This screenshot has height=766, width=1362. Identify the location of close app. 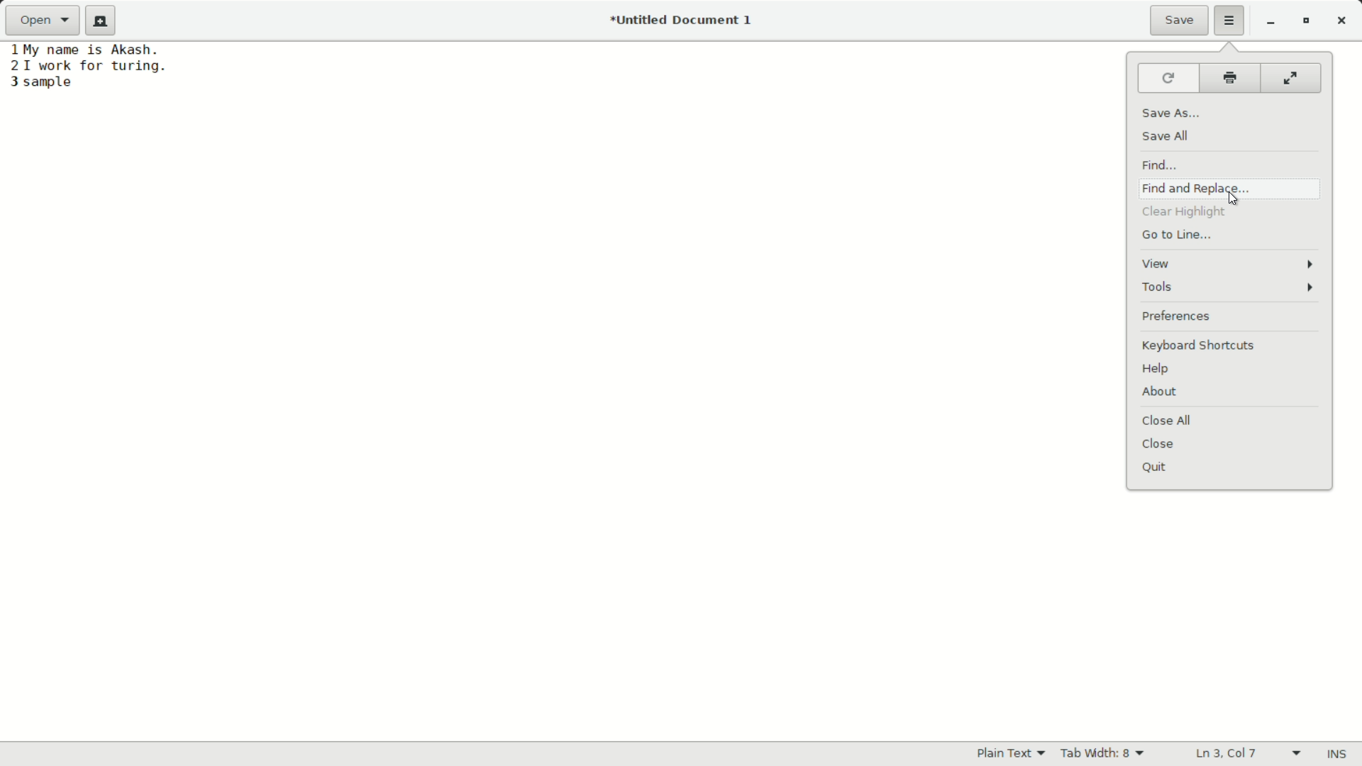
(1341, 21).